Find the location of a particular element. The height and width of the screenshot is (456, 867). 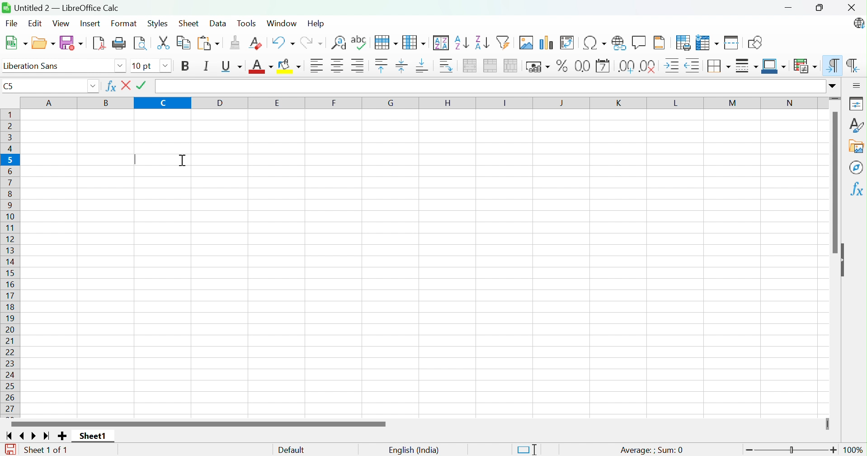

Cut is located at coordinates (164, 43).